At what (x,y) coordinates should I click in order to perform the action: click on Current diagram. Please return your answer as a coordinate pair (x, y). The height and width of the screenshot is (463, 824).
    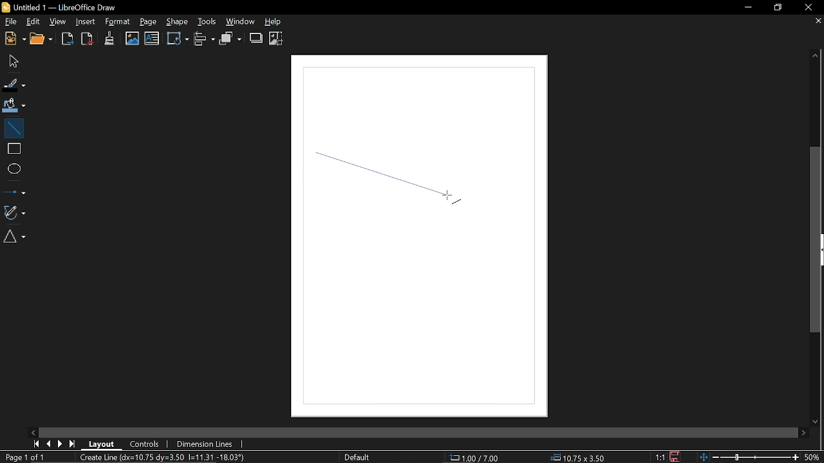
    Looking at the image, I should click on (166, 458).